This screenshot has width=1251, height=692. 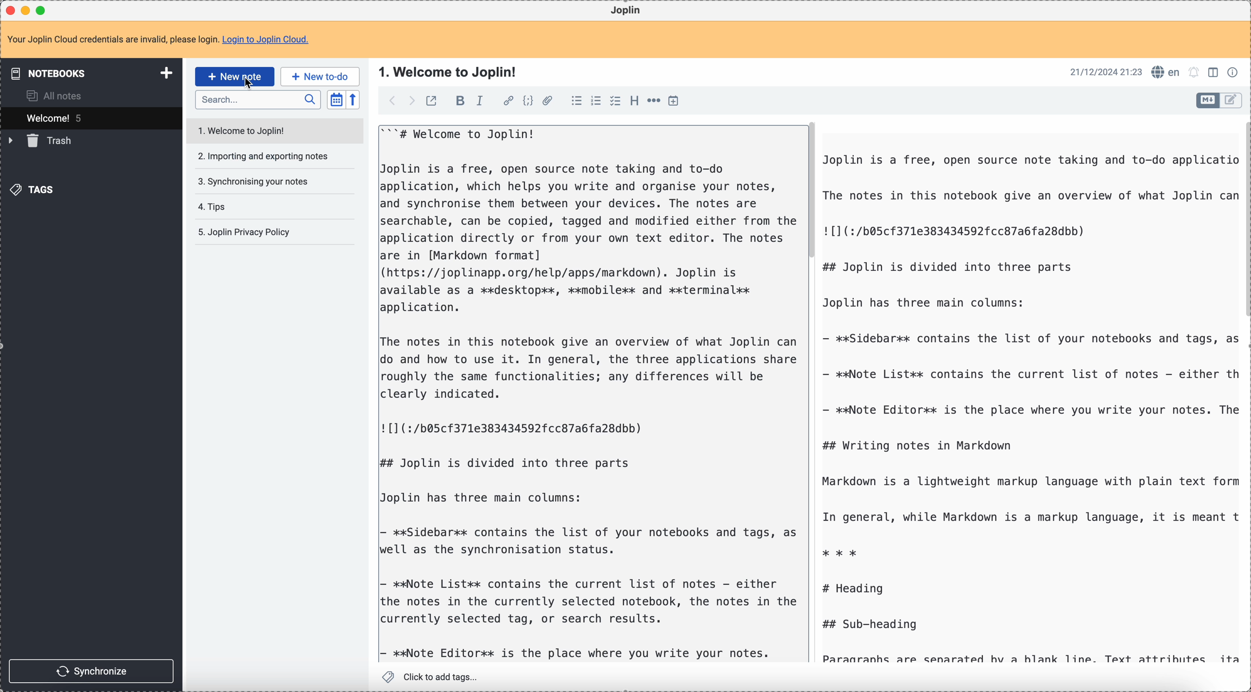 What do you see at coordinates (433, 676) in the screenshot?
I see `click to add tags` at bounding box center [433, 676].